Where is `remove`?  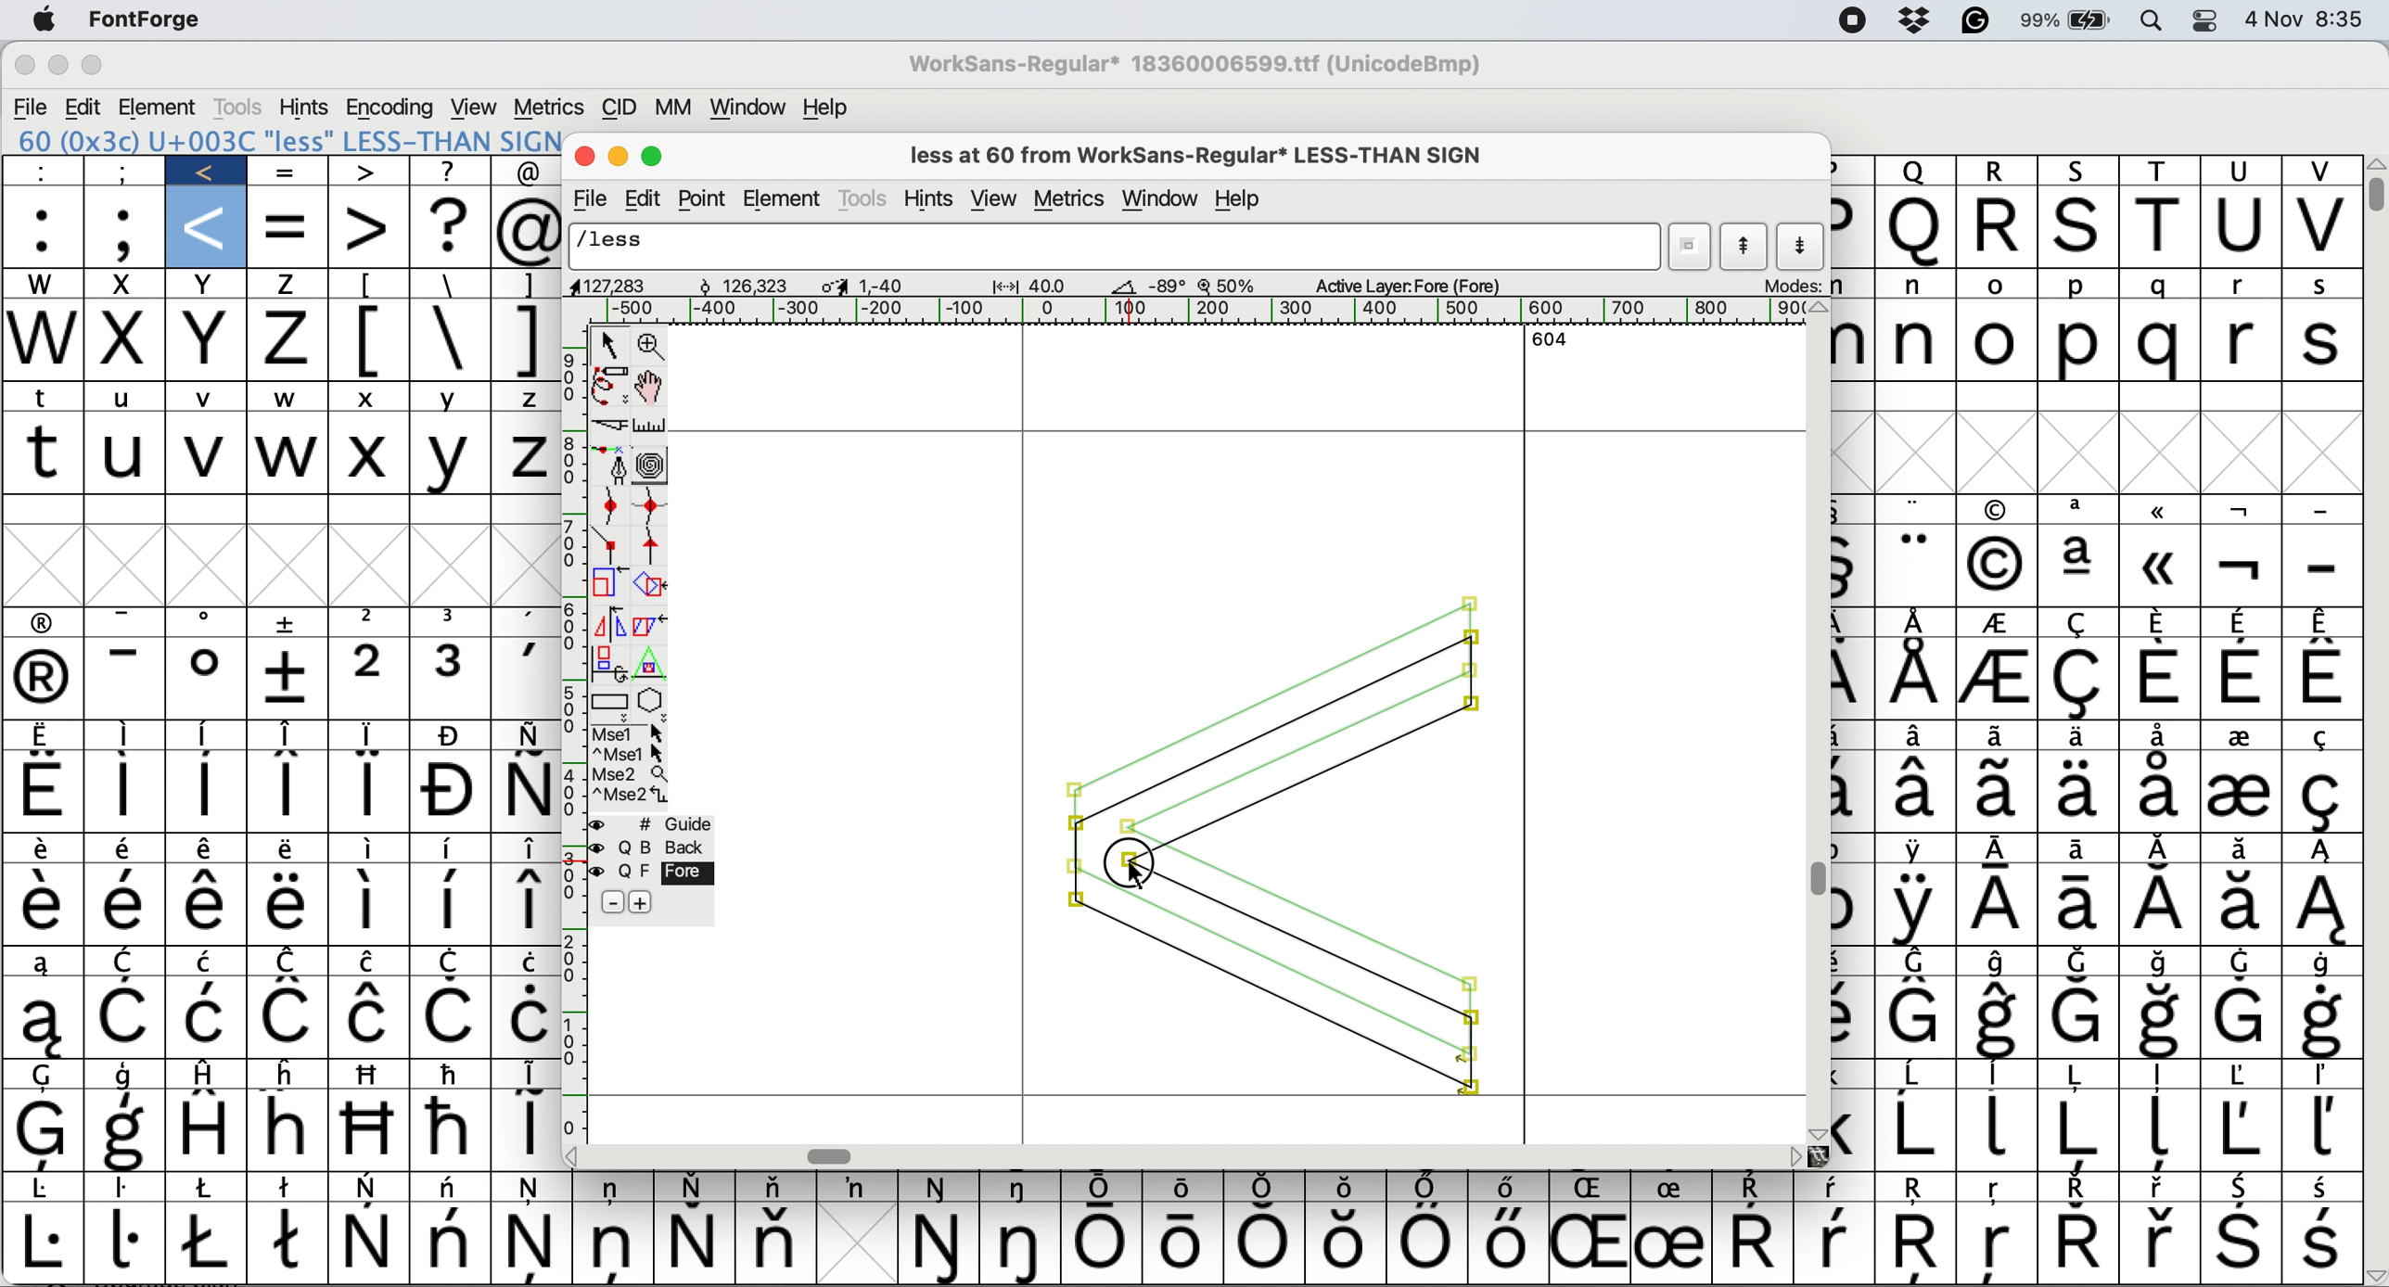 remove is located at coordinates (617, 900).